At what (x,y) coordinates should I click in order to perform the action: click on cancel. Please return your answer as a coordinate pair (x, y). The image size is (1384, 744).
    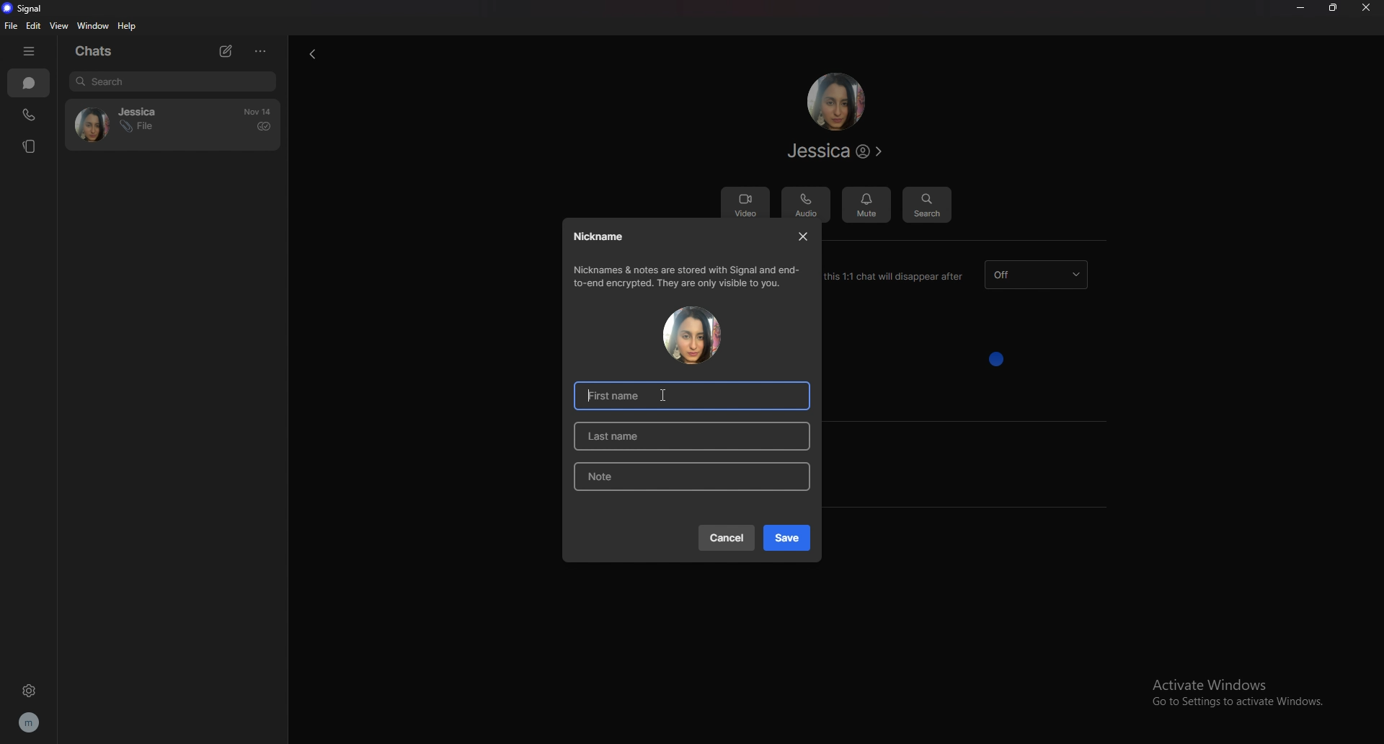
    Looking at the image, I should click on (726, 537).